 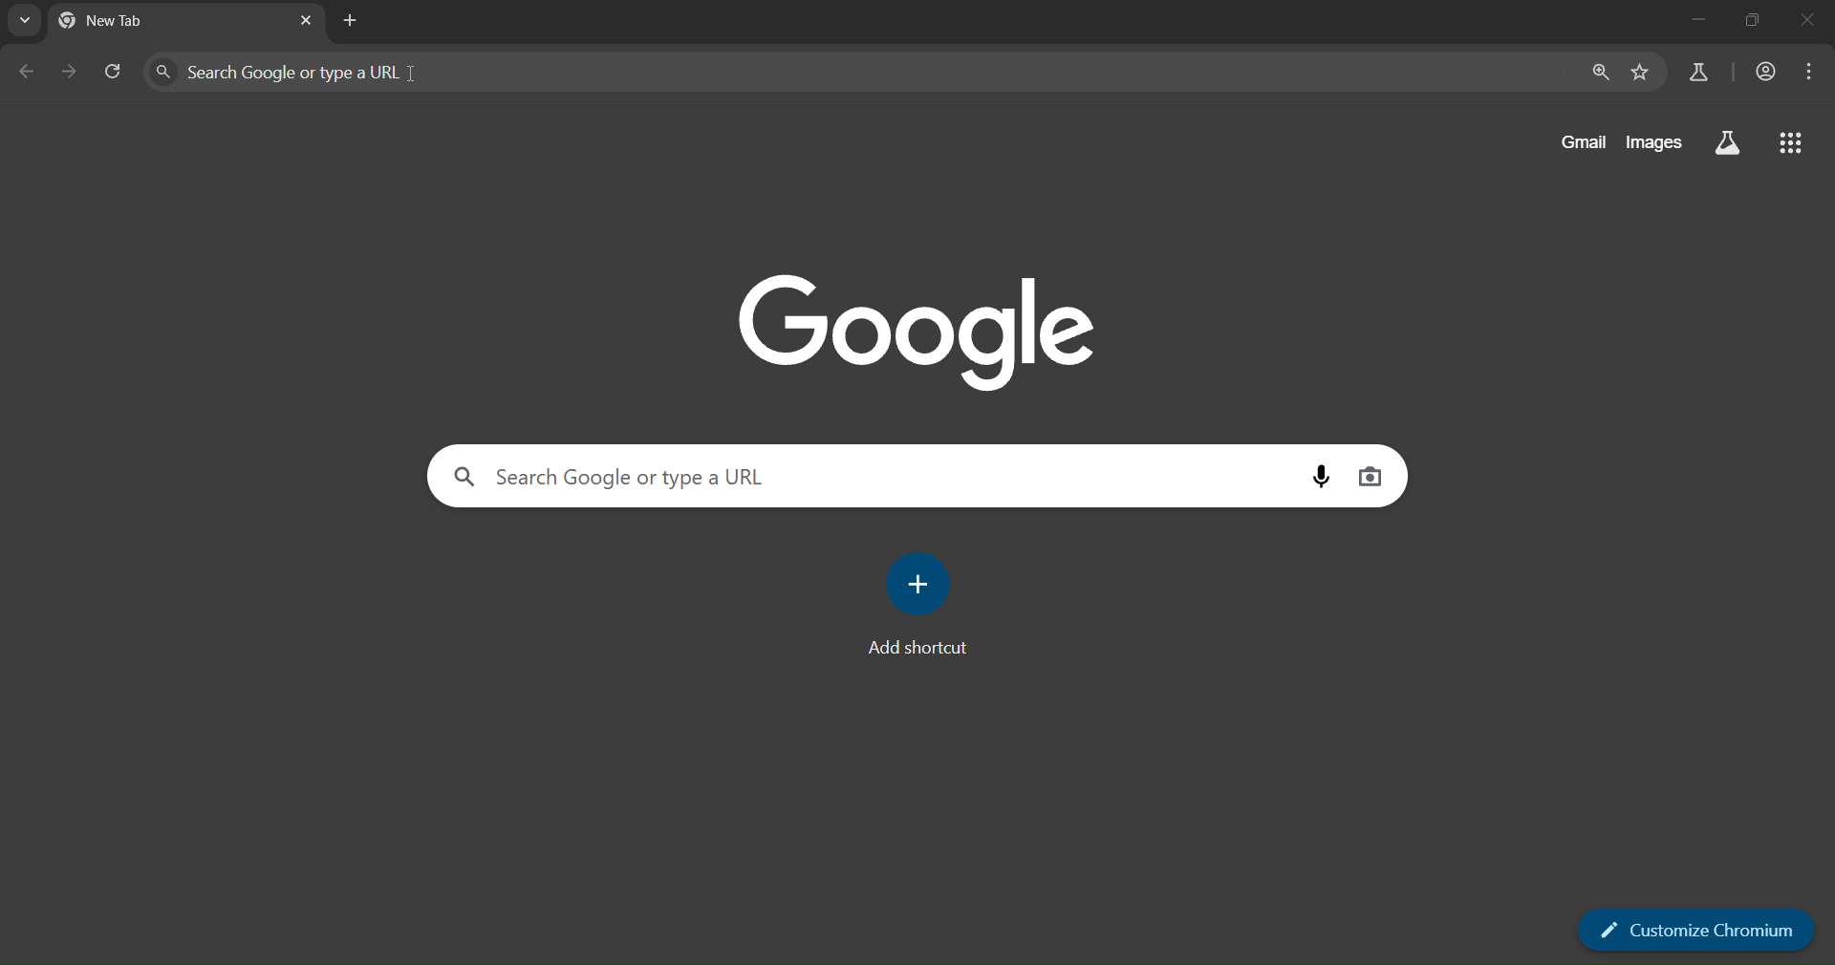 I want to click on go back one page, so click(x=29, y=73).